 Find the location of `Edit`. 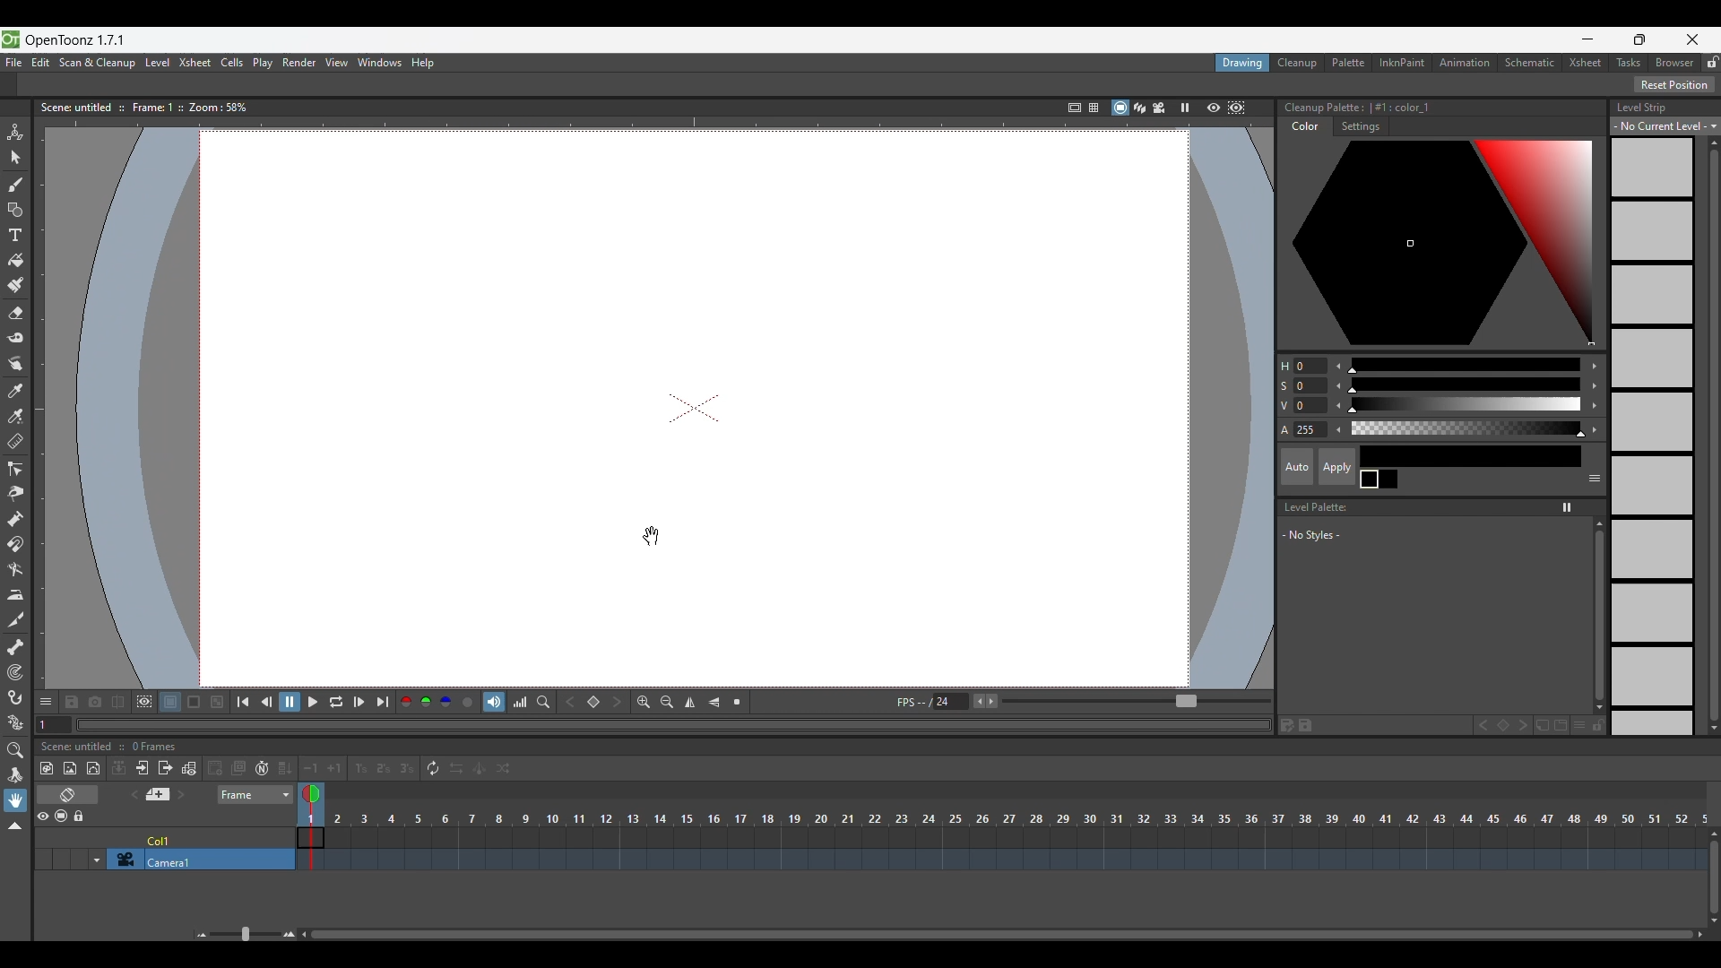

Edit is located at coordinates (40, 63).